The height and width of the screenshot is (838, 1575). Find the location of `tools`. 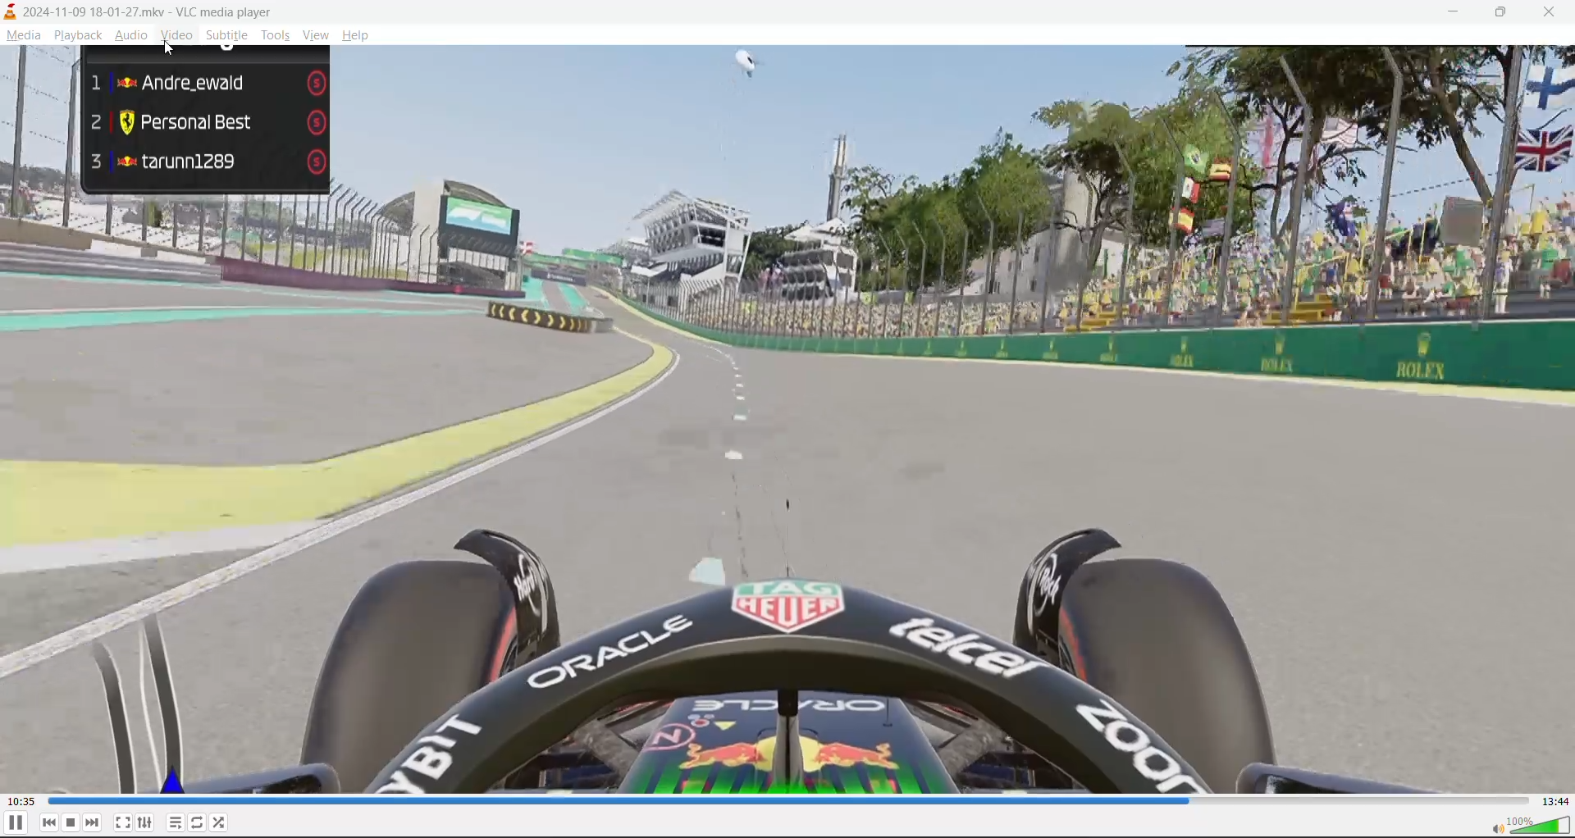

tools is located at coordinates (276, 37).